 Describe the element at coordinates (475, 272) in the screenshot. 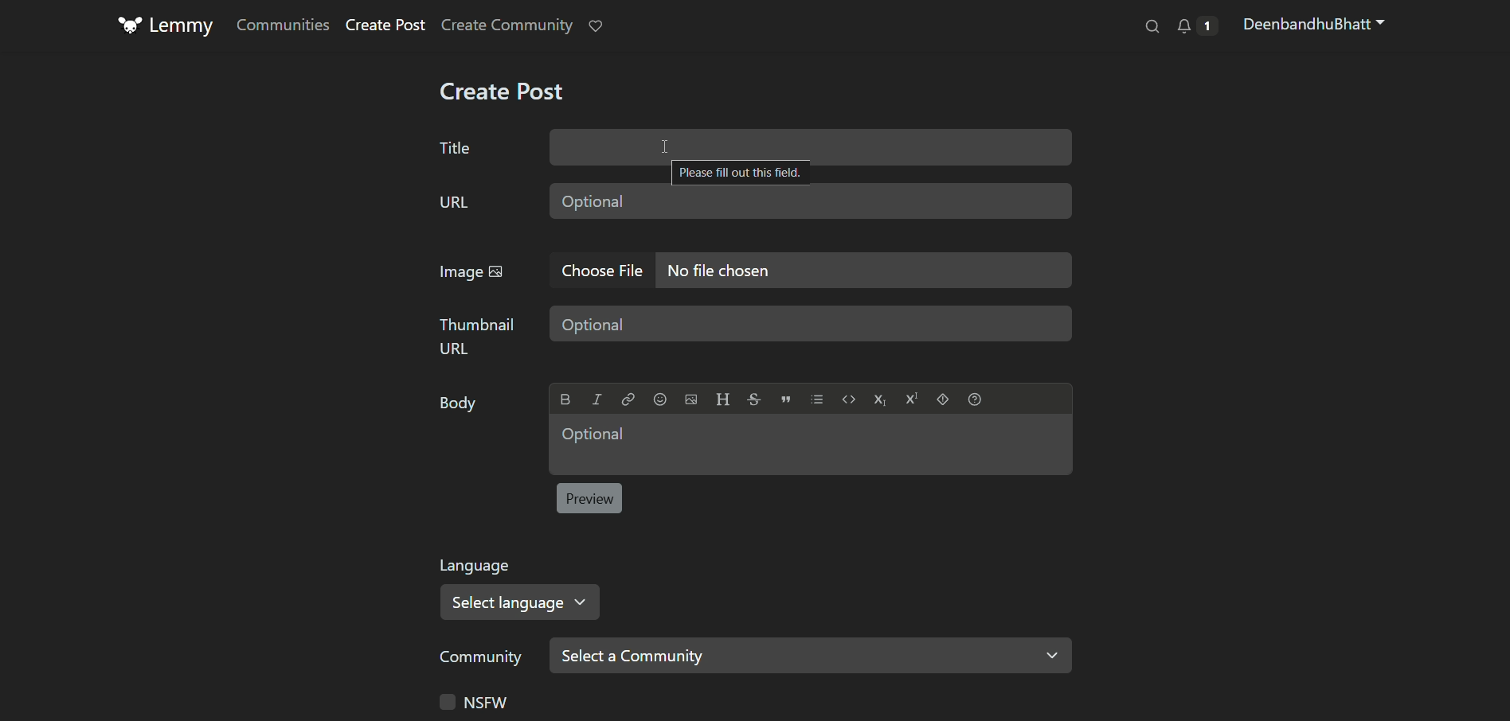

I see `image` at that location.